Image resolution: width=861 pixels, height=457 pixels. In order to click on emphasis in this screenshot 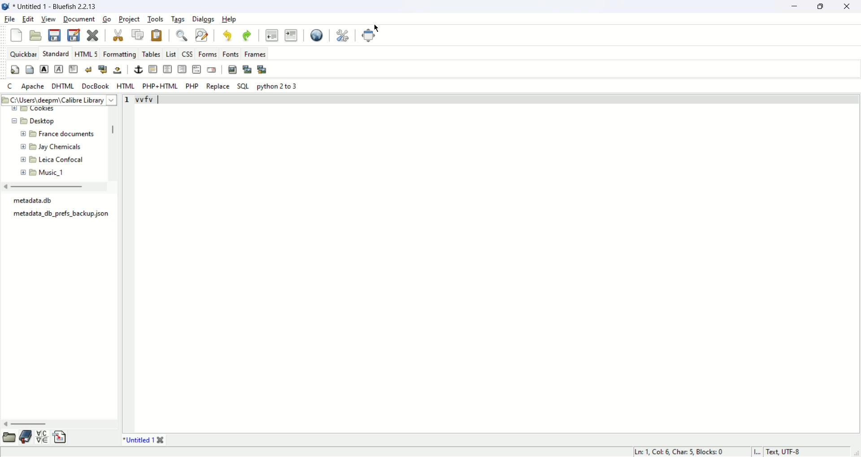, I will do `click(59, 69)`.